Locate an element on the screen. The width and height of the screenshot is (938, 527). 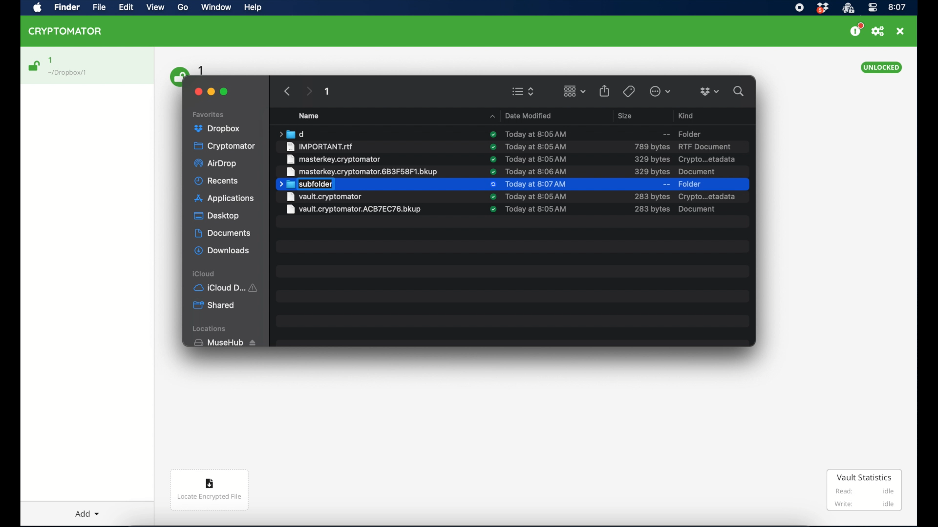
tags is located at coordinates (628, 91).